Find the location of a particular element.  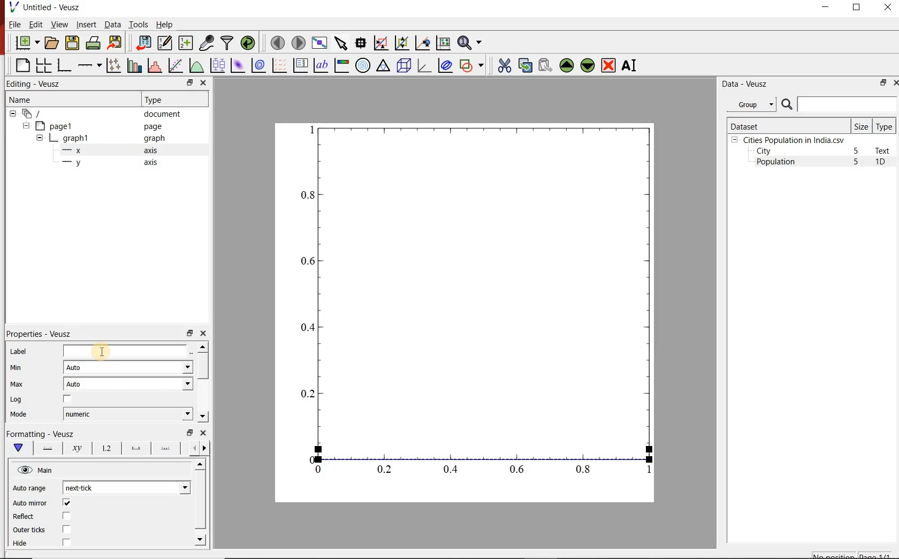

restore is located at coordinates (189, 333).